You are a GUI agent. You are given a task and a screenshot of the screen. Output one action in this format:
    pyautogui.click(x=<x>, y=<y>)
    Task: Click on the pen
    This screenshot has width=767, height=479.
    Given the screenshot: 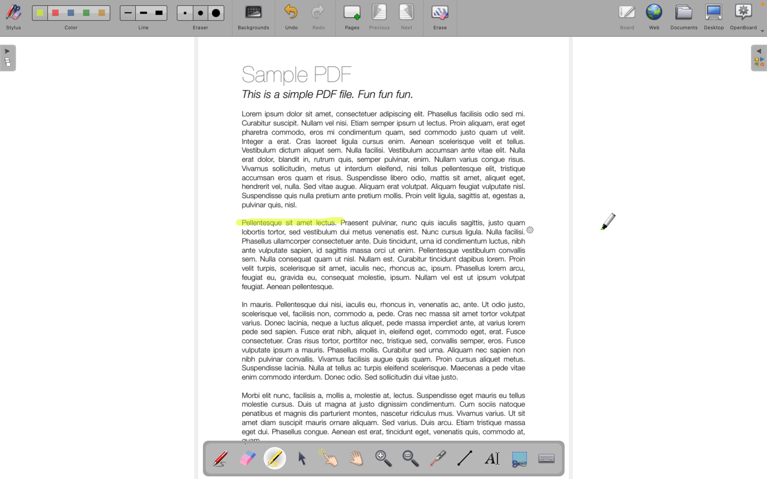 What is the action you would take?
    pyautogui.click(x=221, y=458)
    